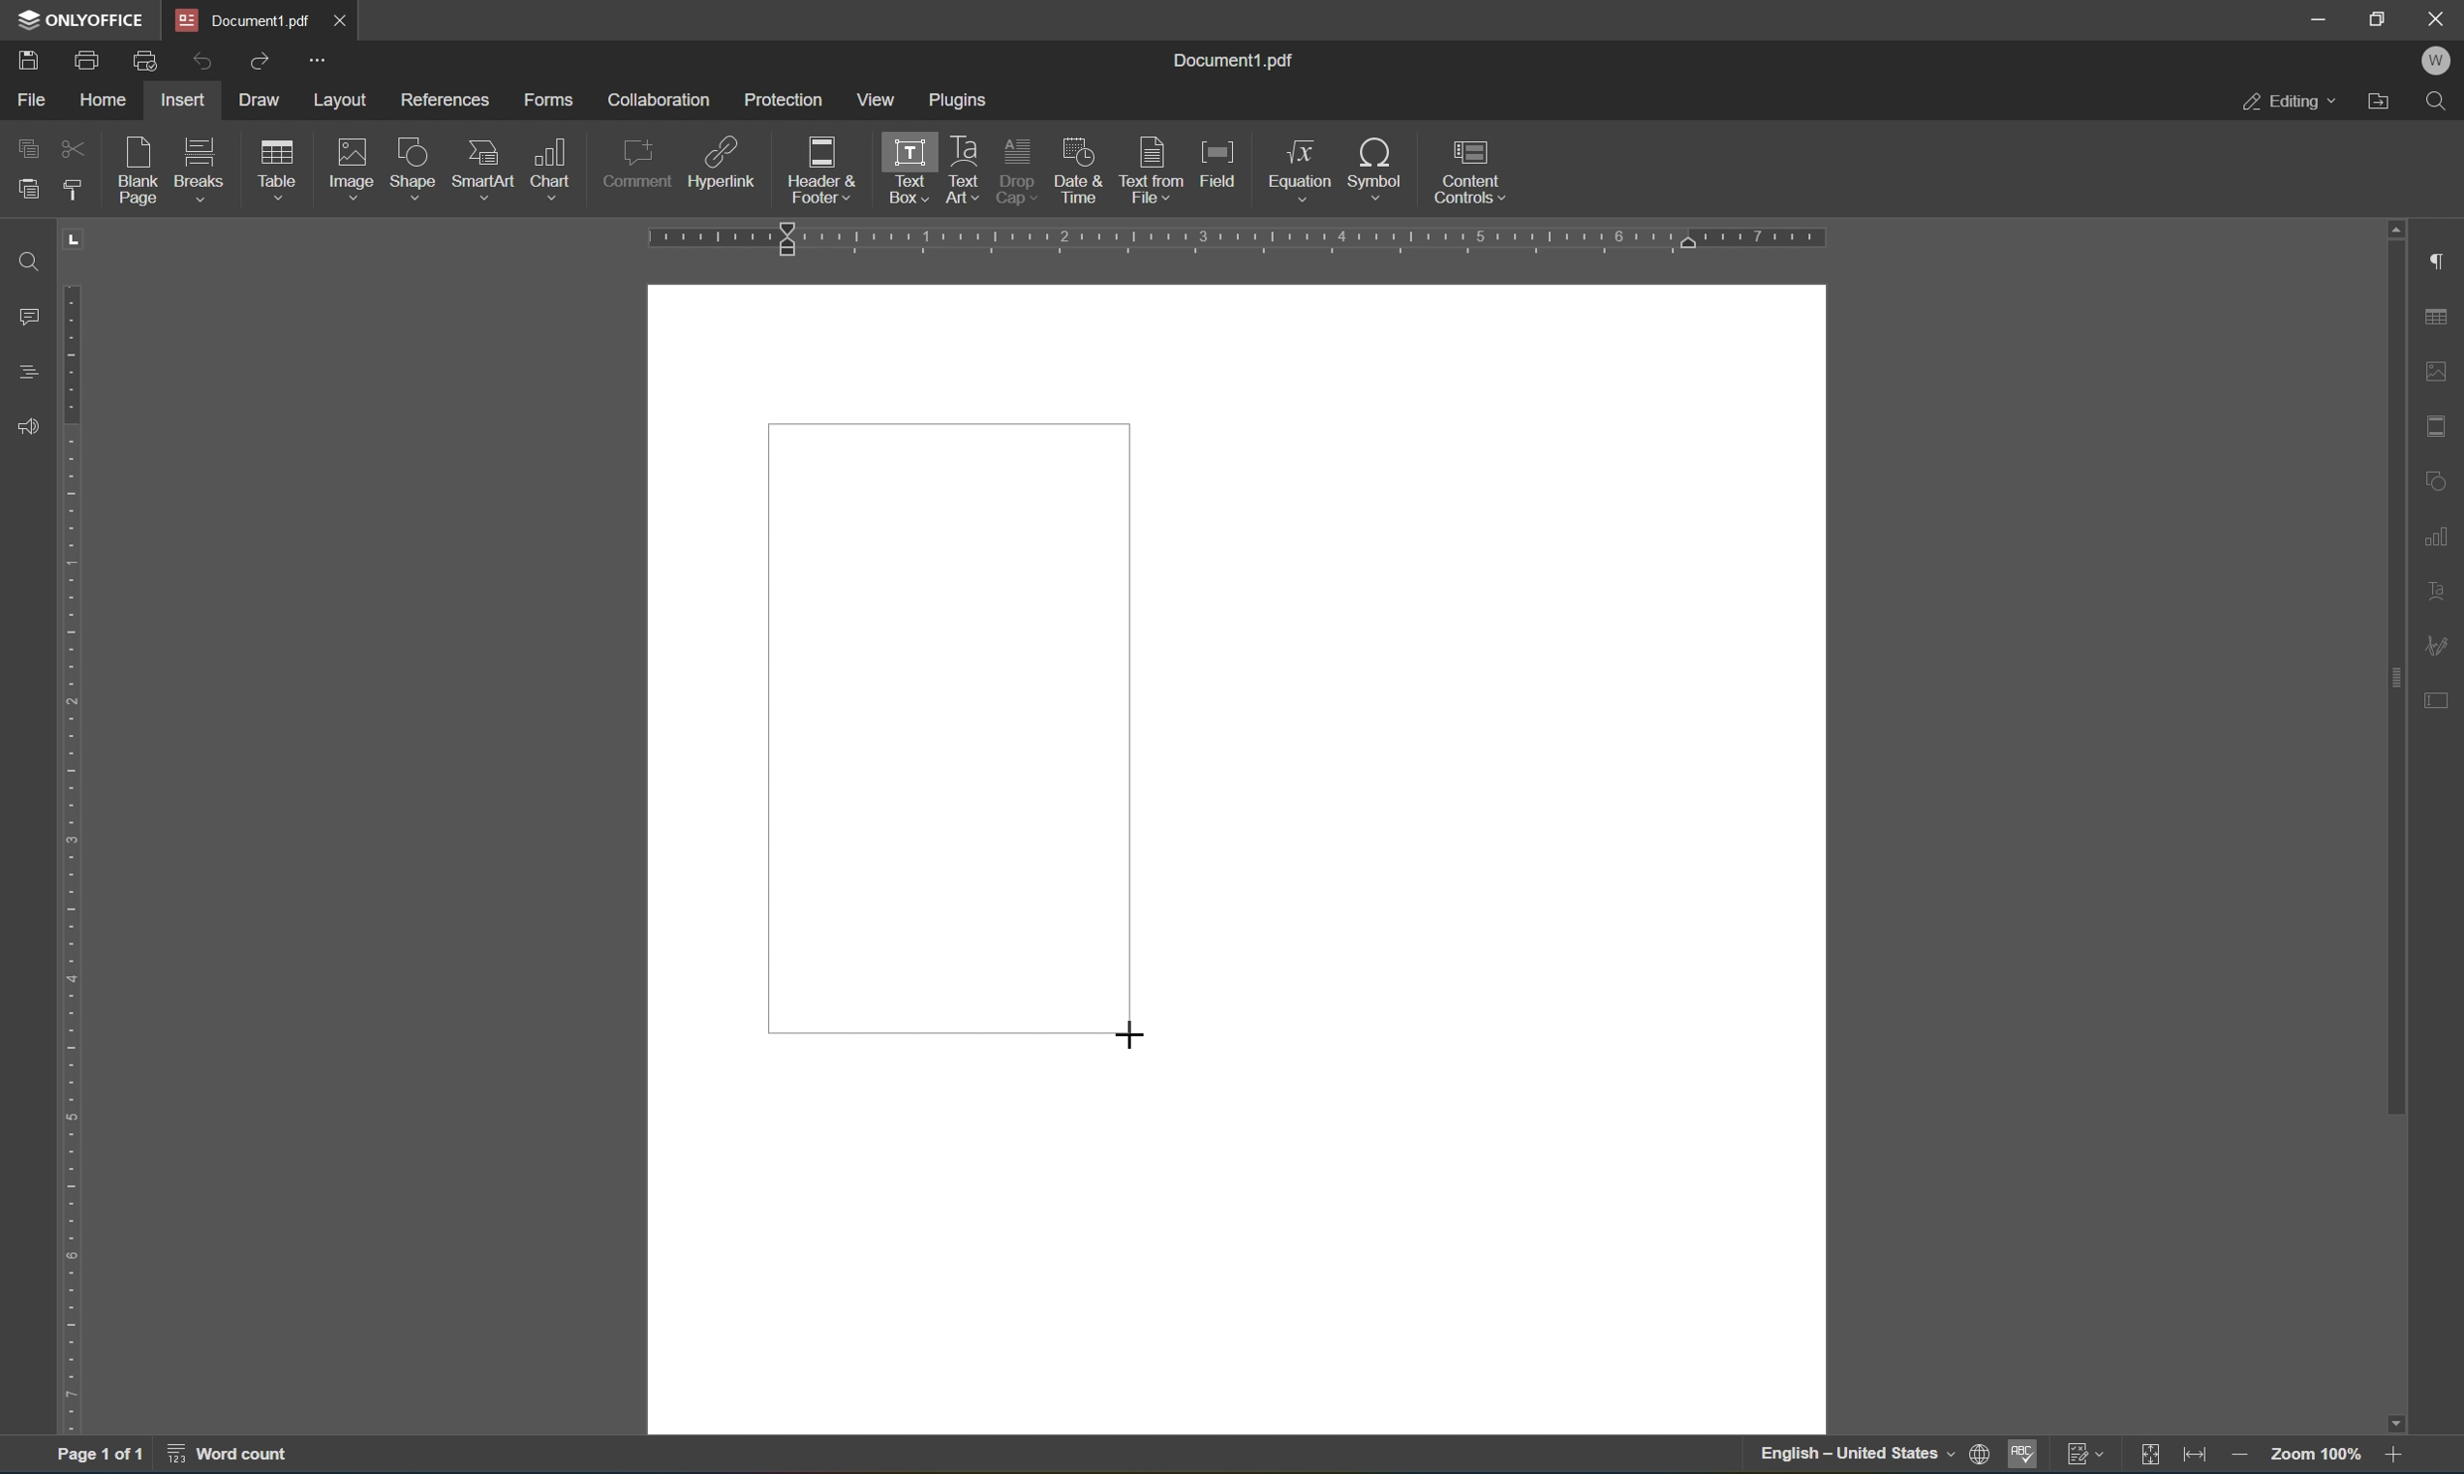 The height and width of the screenshot is (1474, 2464). I want to click on Chart settings, so click(2439, 533).